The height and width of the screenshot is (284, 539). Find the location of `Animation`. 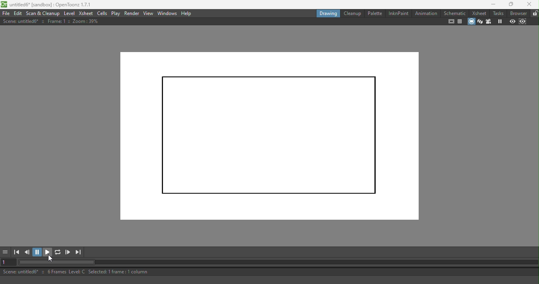

Animation is located at coordinates (427, 14).